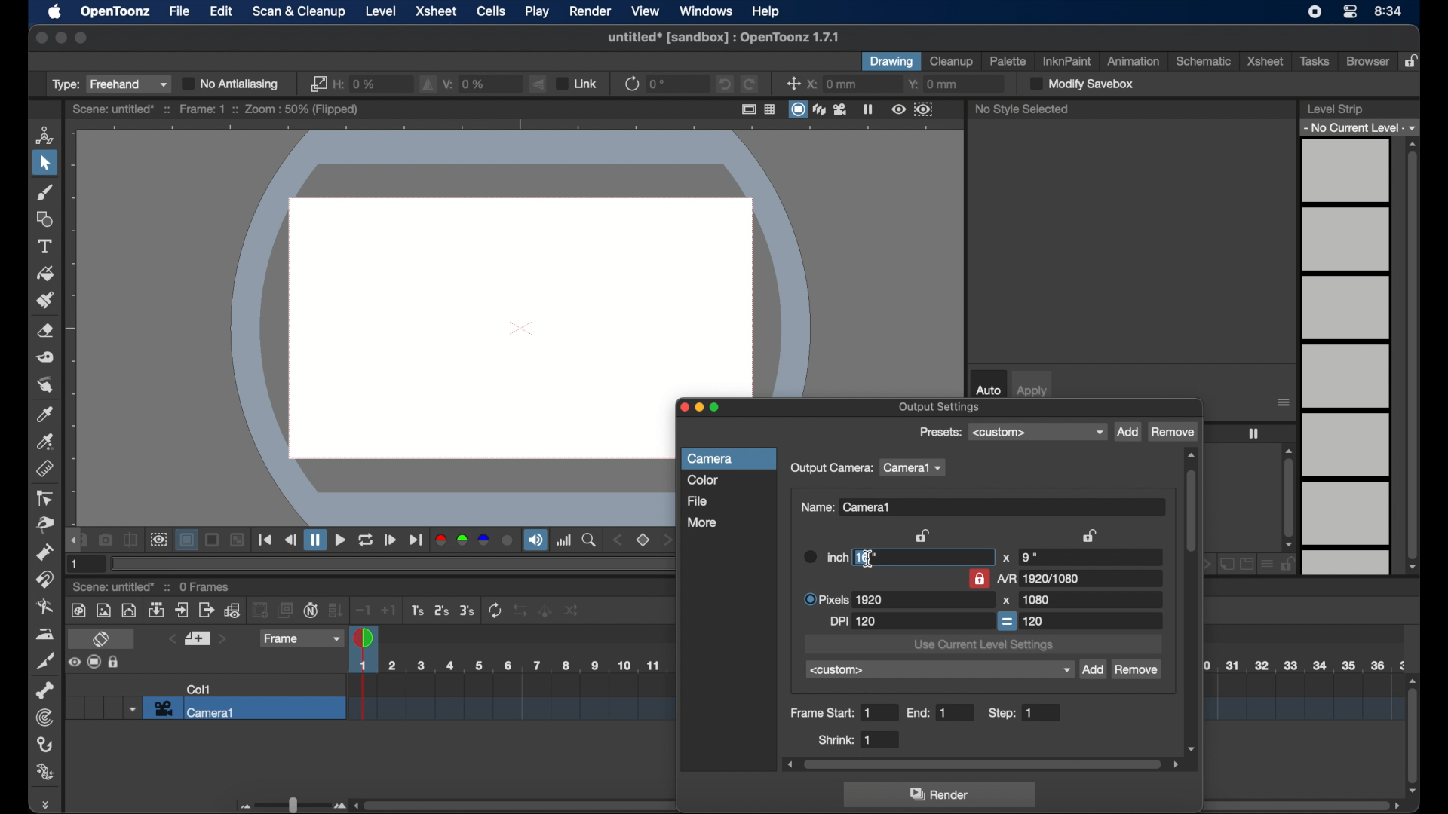 This screenshot has height=814, width=1448. I want to click on add, so click(1092, 670).